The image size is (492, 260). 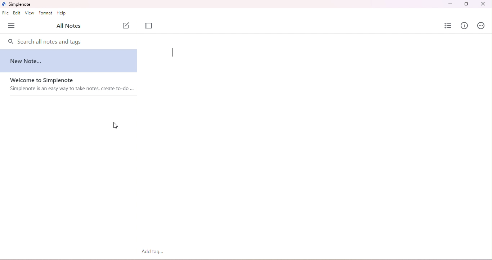 What do you see at coordinates (17, 4) in the screenshot?
I see `title` at bounding box center [17, 4].